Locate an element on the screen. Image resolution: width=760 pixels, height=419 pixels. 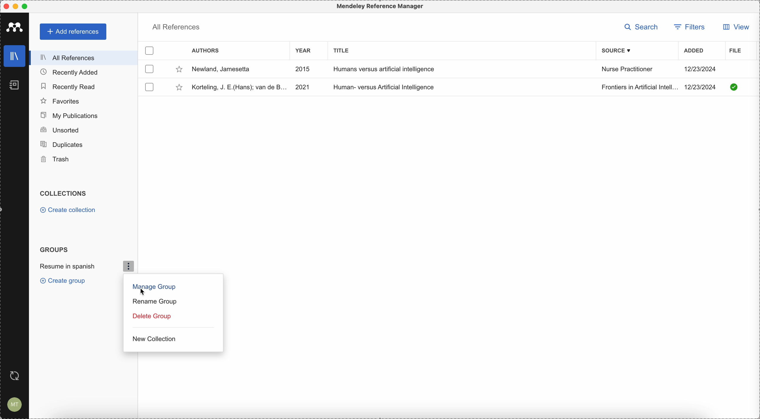
create group is located at coordinates (60, 281).